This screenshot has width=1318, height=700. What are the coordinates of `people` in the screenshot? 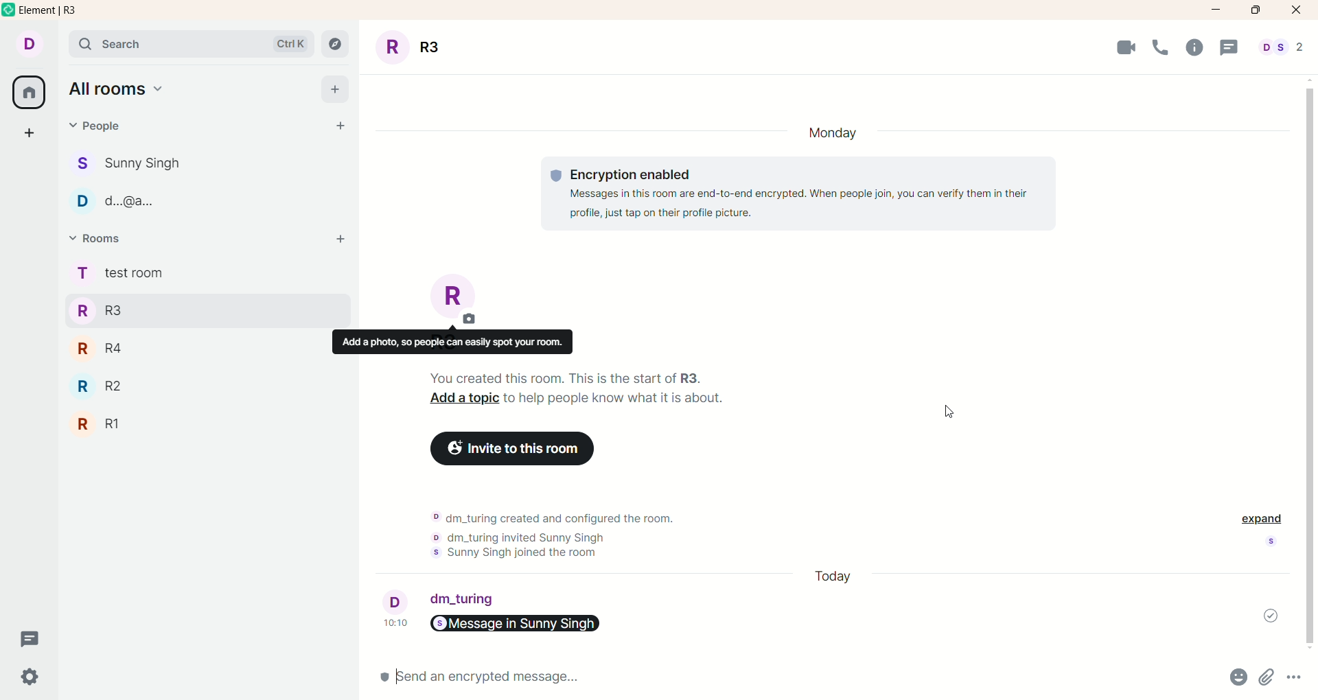 It's located at (148, 205).